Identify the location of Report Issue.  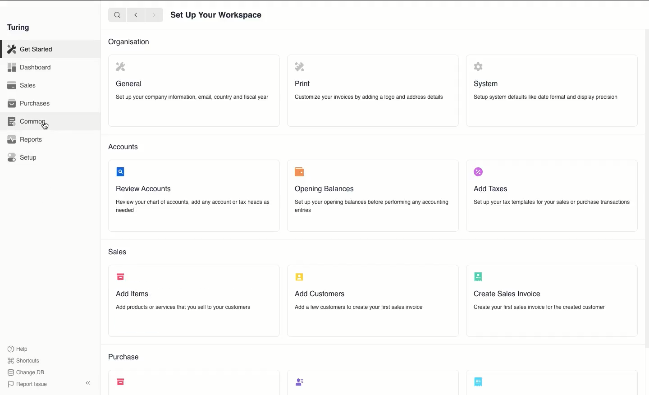
(28, 385).